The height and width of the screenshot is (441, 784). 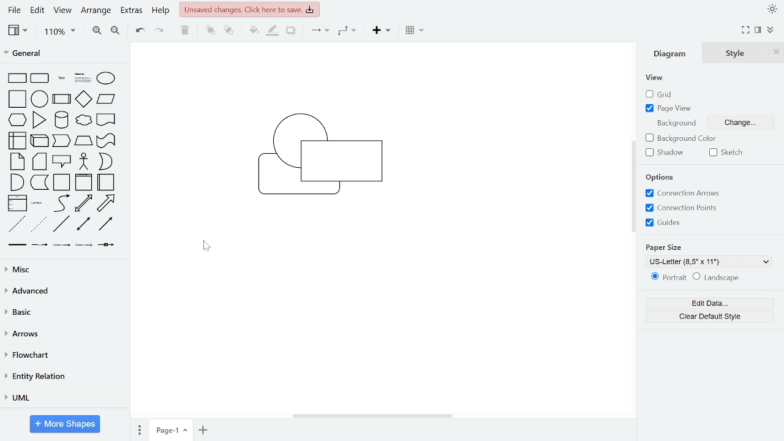 What do you see at coordinates (40, 161) in the screenshot?
I see `card` at bounding box center [40, 161].